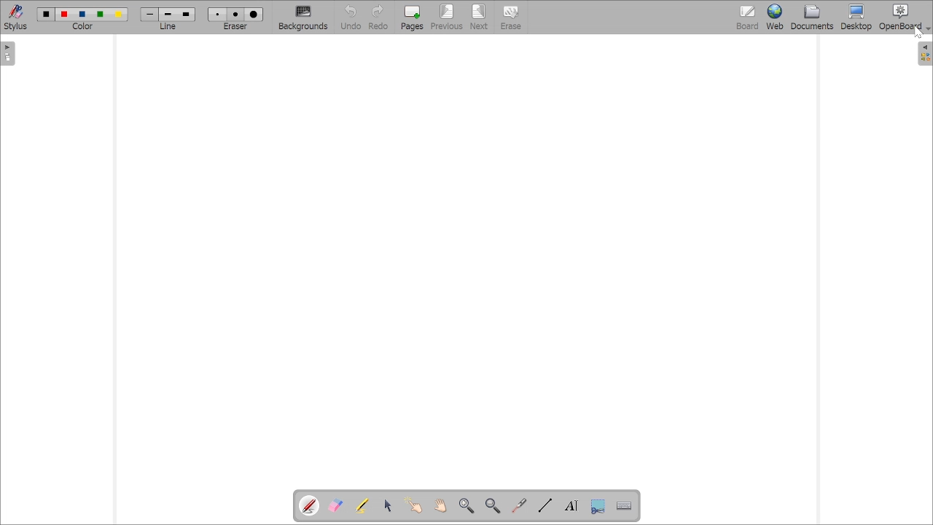 The width and height of the screenshot is (933, 525). What do you see at coordinates (186, 15) in the screenshot?
I see `line3` at bounding box center [186, 15].